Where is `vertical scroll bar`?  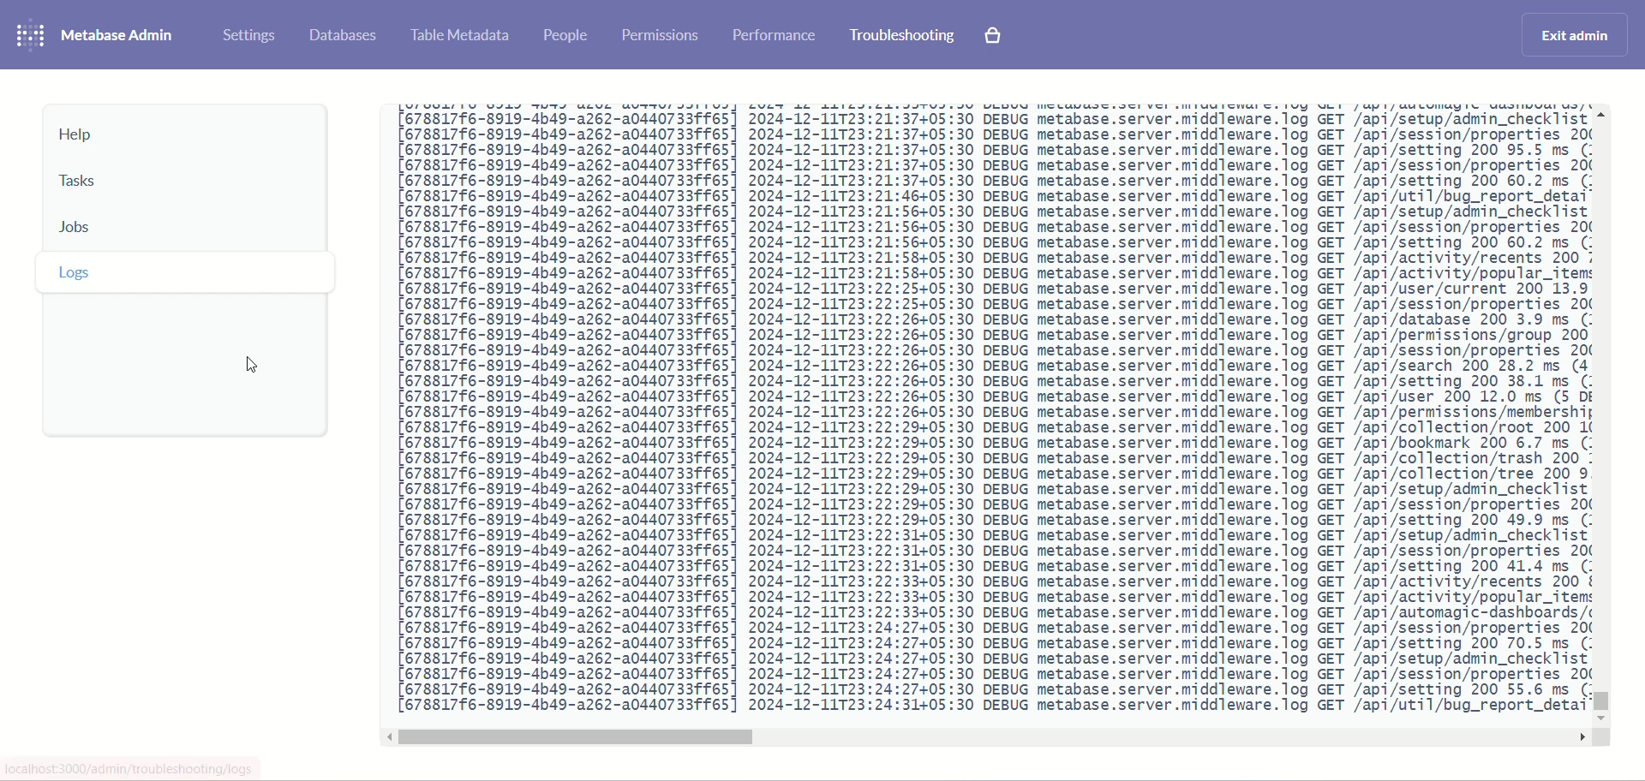
vertical scroll bar is located at coordinates (1605, 414).